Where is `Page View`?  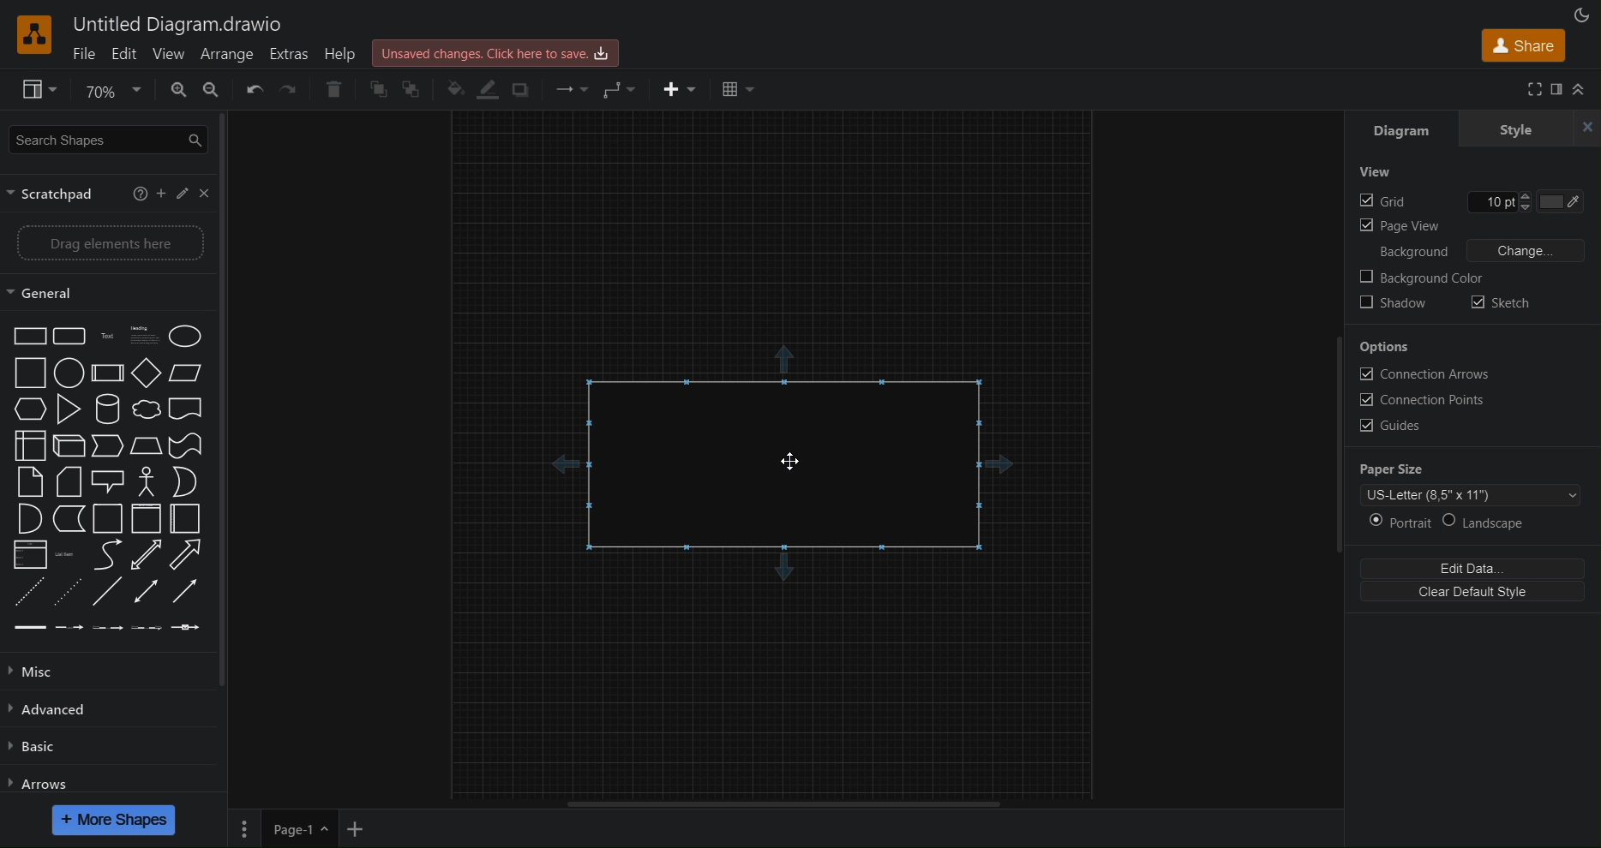 Page View is located at coordinates (1399, 228).